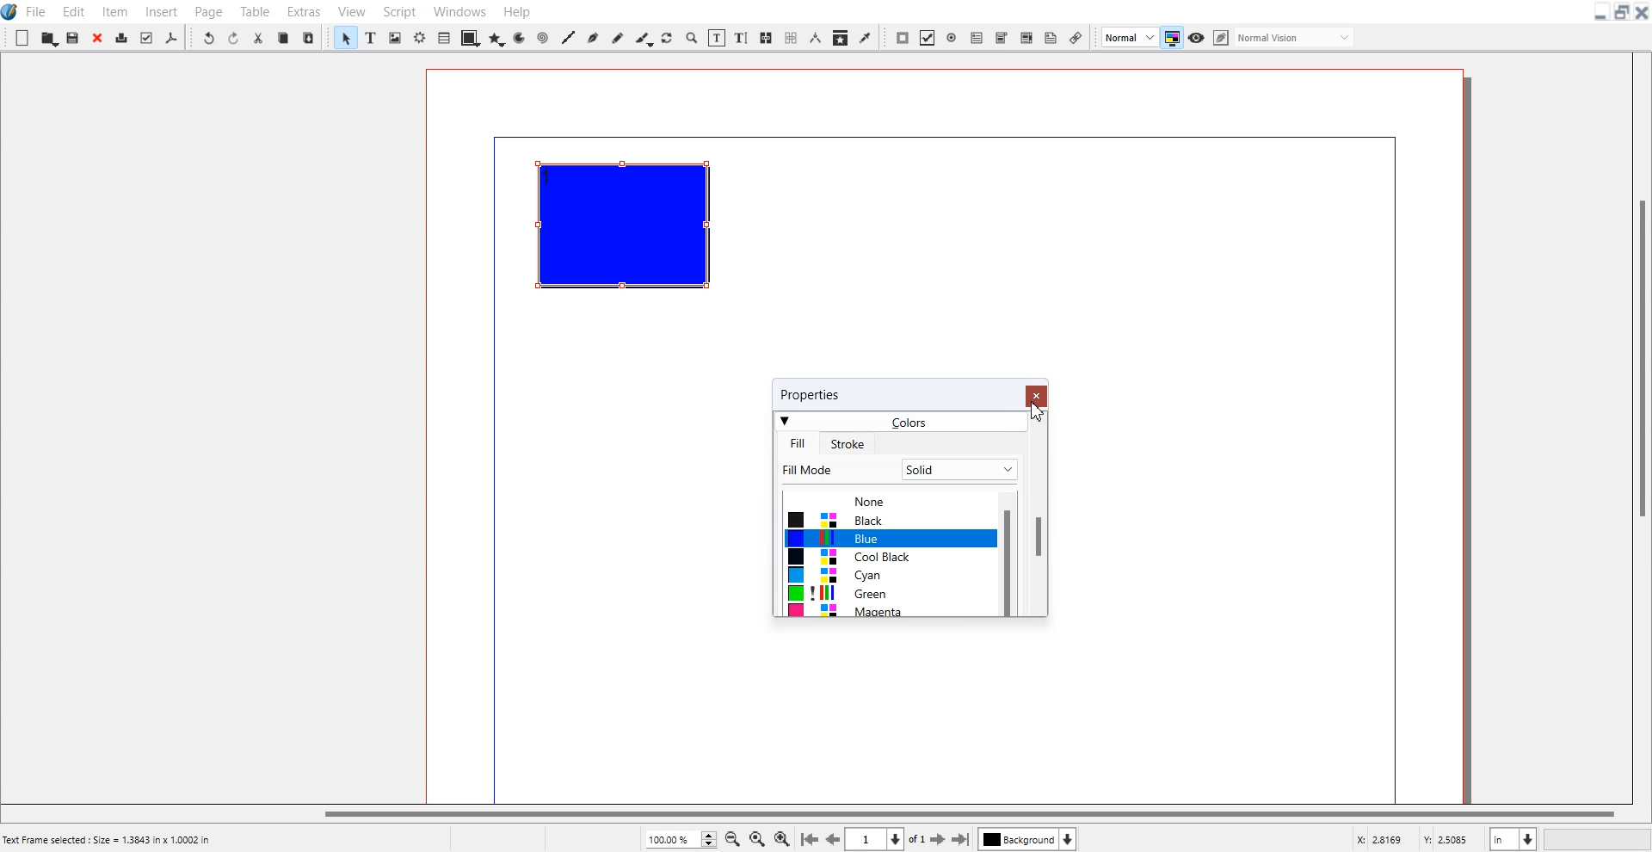 This screenshot has width=1652, height=852. Describe the element at coordinates (394, 37) in the screenshot. I see `Image frame` at that location.